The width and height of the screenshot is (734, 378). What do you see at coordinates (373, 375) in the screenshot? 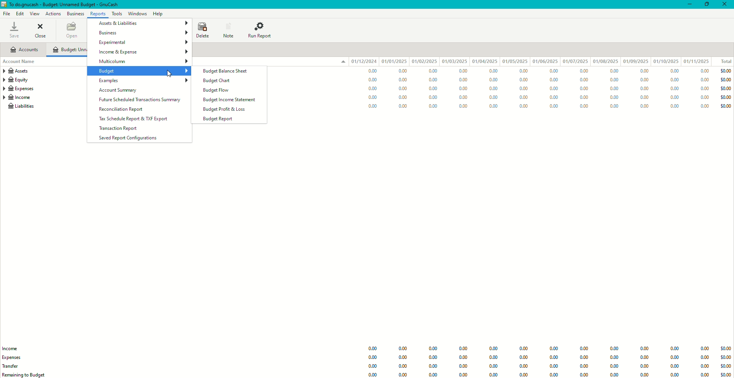
I see `0.00` at bounding box center [373, 375].